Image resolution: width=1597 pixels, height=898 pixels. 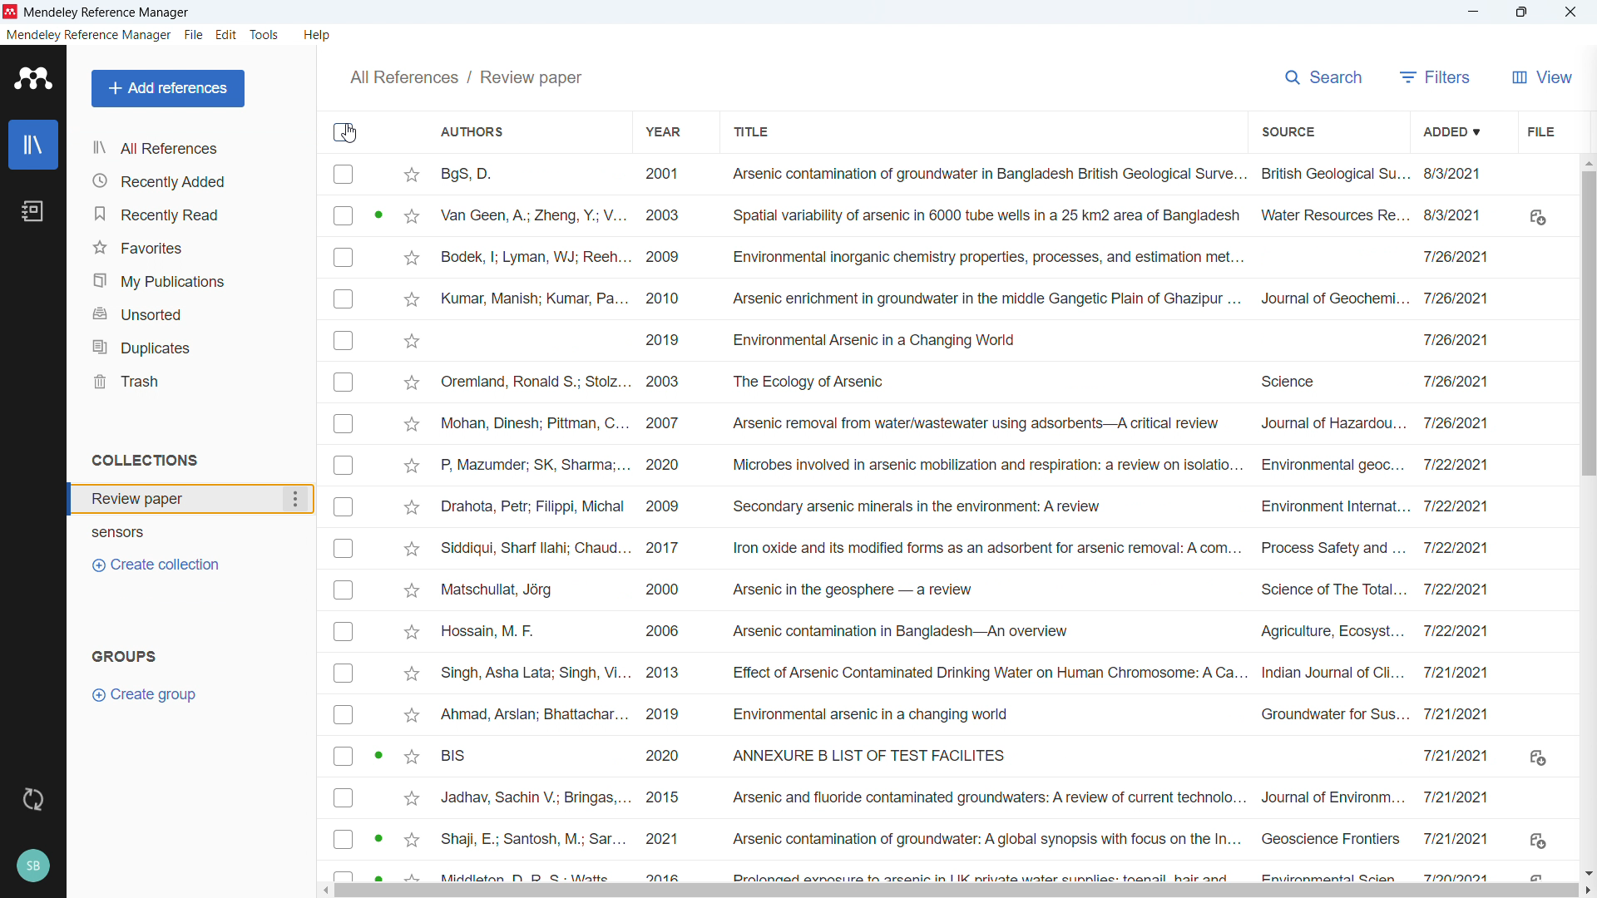 I want to click on Indicates current selection, so click(x=378, y=215).